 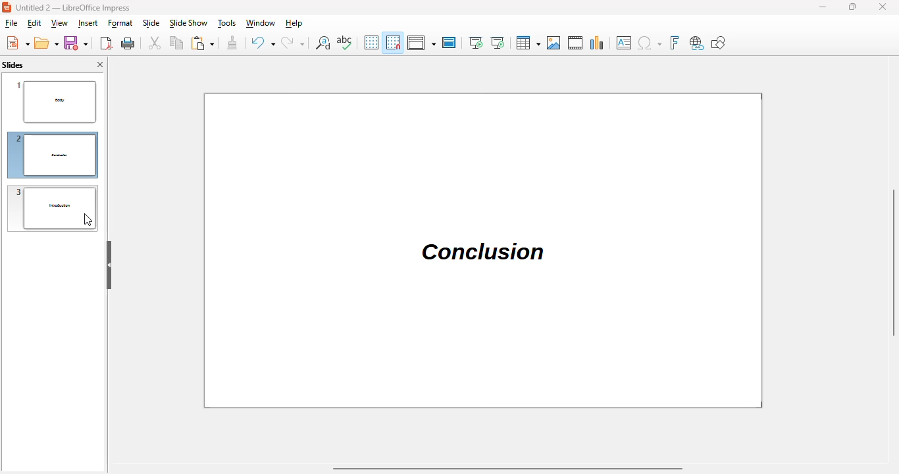 I want to click on slide 2, so click(x=484, y=250).